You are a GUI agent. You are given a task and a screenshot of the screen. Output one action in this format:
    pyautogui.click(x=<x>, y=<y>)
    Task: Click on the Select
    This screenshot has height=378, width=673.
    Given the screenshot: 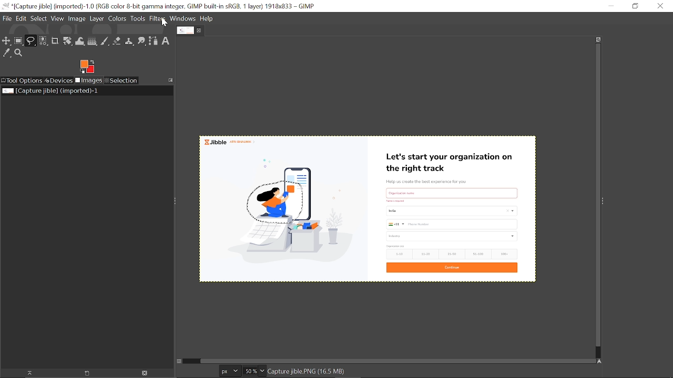 What is the action you would take?
    pyautogui.click(x=39, y=18)
    